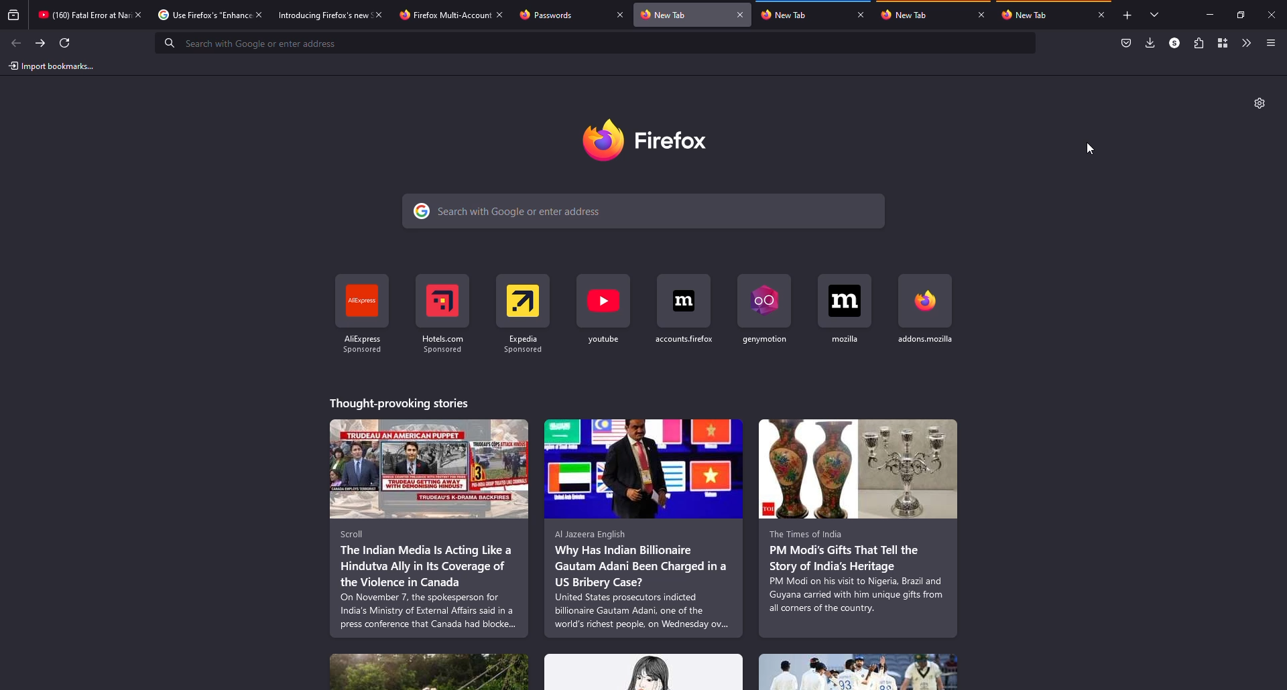  What do you see at coordinates (1150, 44) in the screenshot?
I see `downloads` at bounding box center [1150, 44].